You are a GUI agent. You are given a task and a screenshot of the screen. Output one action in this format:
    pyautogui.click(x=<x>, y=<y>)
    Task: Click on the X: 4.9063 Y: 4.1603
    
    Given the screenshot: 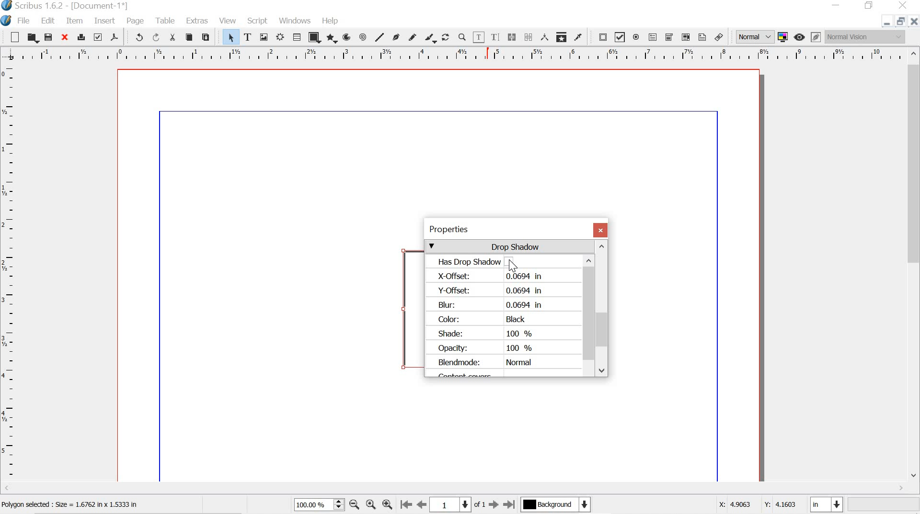 What is the action you would take?
    pyautogui.click(x=757, y=502)
    